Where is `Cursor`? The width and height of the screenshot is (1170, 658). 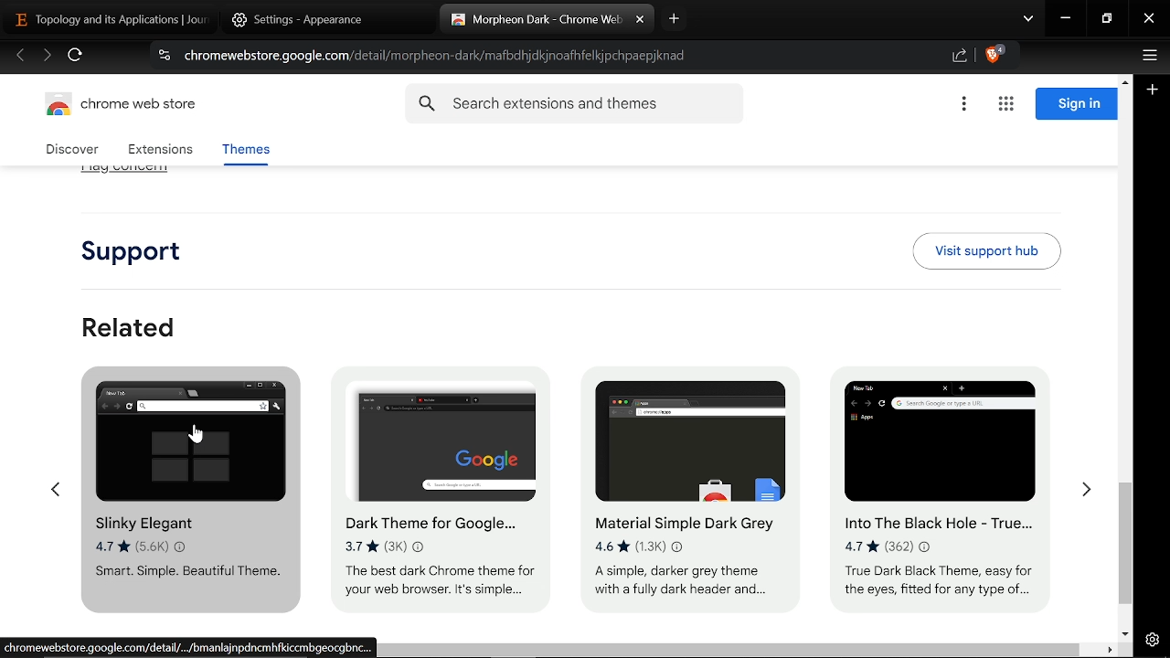 Cursor is located at coordinates (196, 440).